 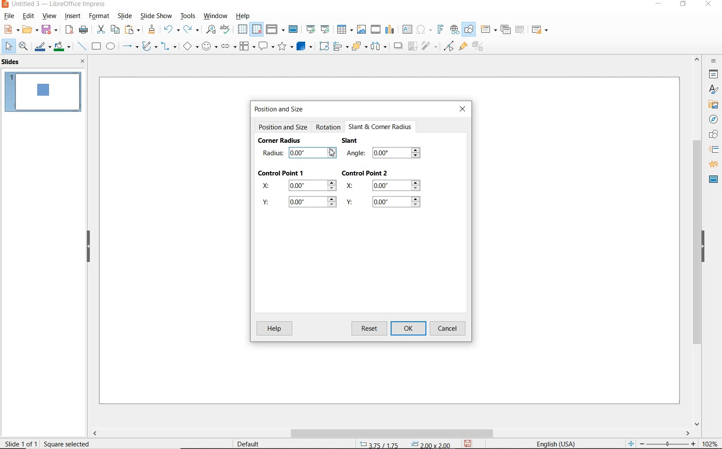 I want to click on block arrows, so click(x=229, y=47).